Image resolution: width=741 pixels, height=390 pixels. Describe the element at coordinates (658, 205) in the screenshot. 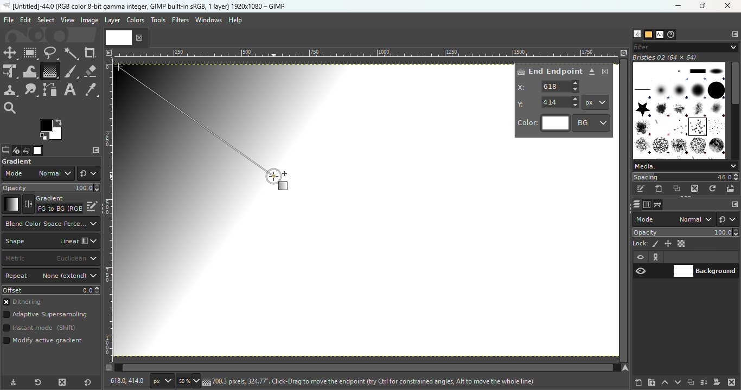

I see `Open the paths dialog` at that location.